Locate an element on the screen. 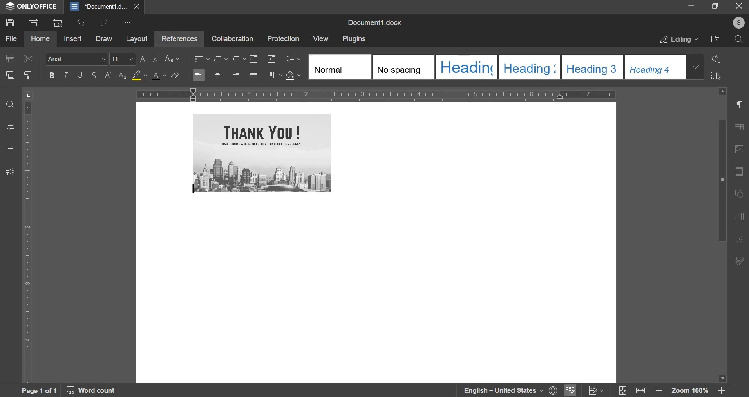 The image size is (749, 397). subscript is located at coordinates (122, 76).